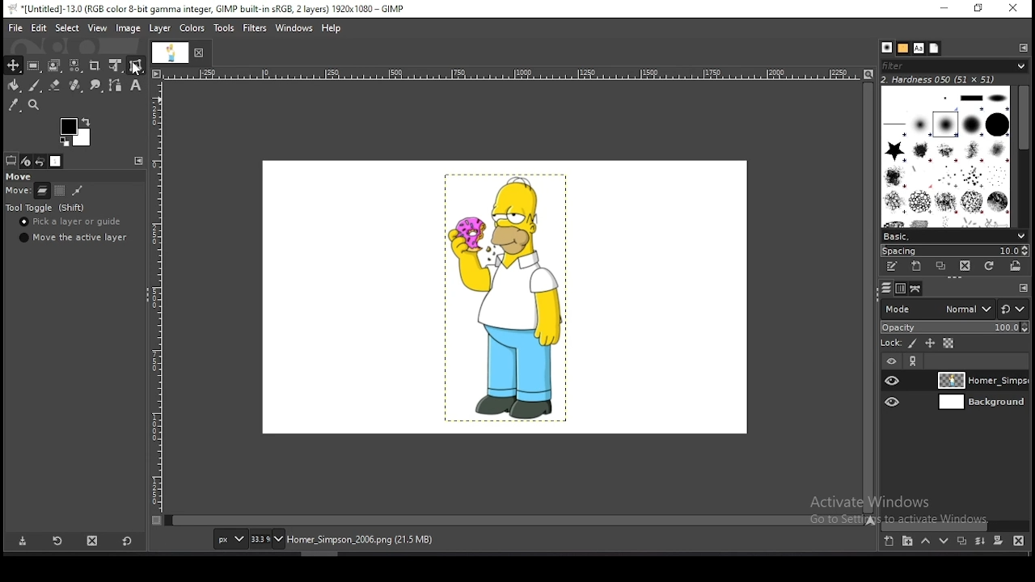 The height and width of the screenshot is (582, 1035). Describe the element at coordinates (156, 301) in the screenshot. I see `scale` at that location.